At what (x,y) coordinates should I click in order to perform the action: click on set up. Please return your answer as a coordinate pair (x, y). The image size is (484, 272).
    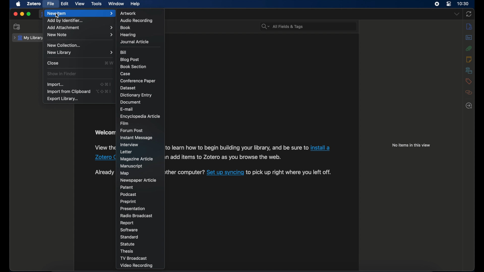
    Looking at the image, I should click on (225, 173).